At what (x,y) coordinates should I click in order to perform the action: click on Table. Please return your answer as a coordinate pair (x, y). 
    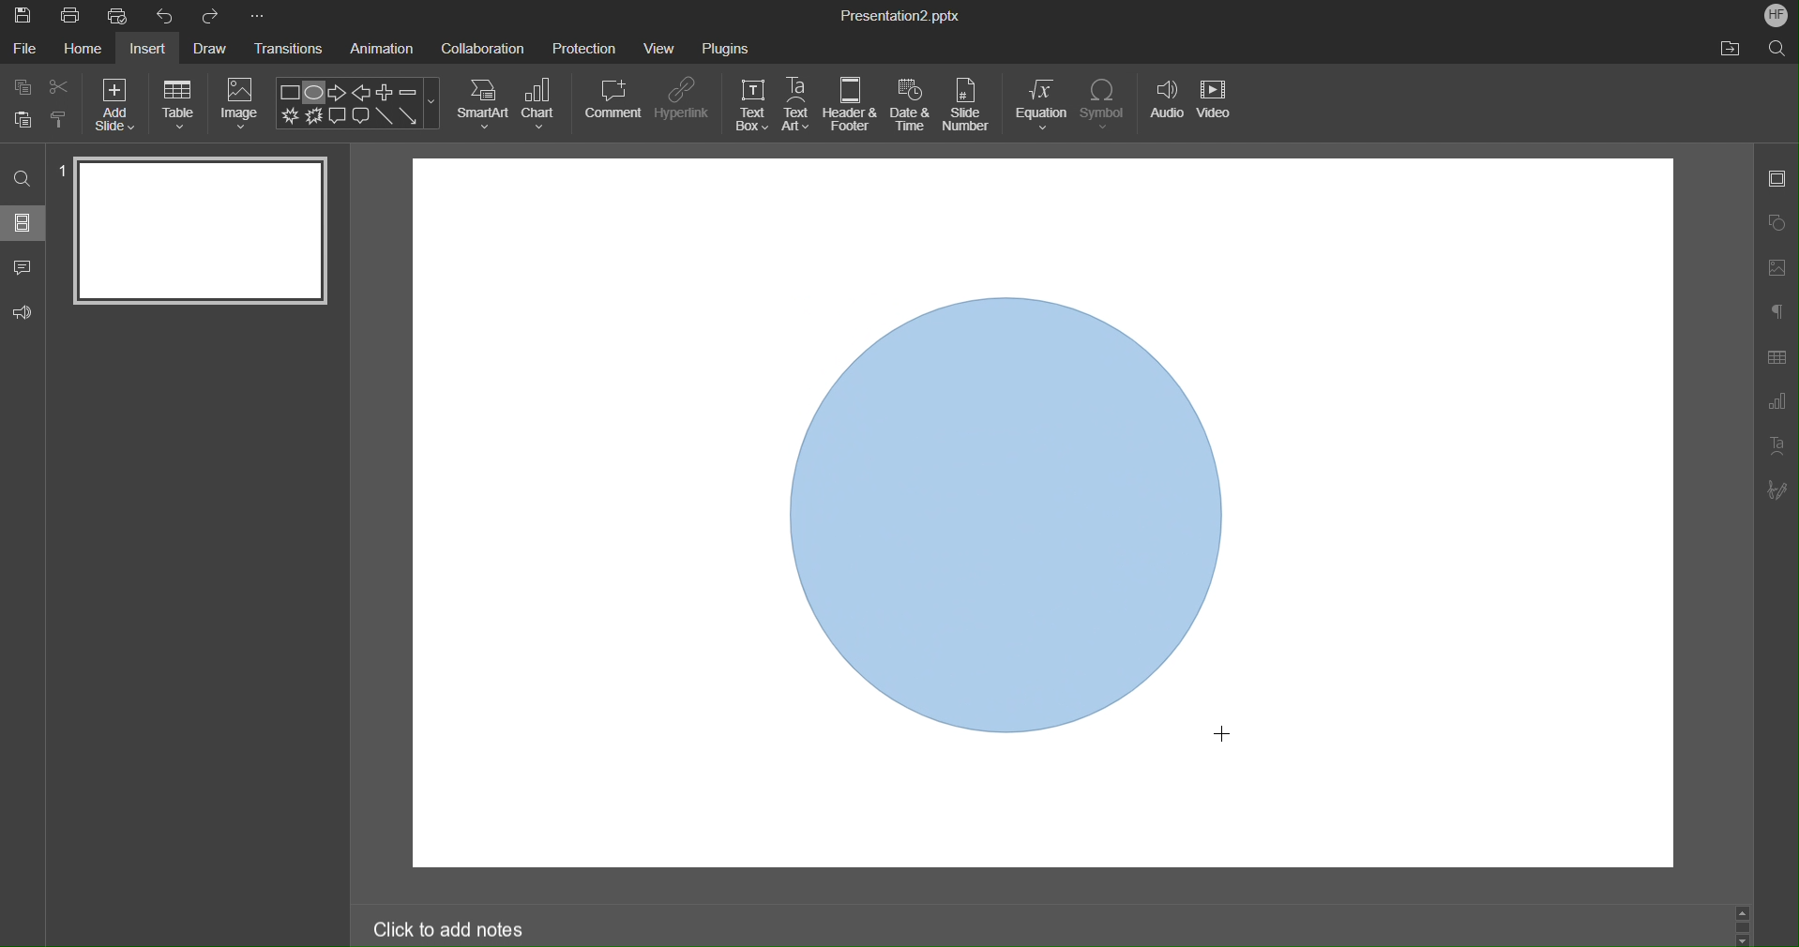
    Looking at the image, I should click on (178, 103).